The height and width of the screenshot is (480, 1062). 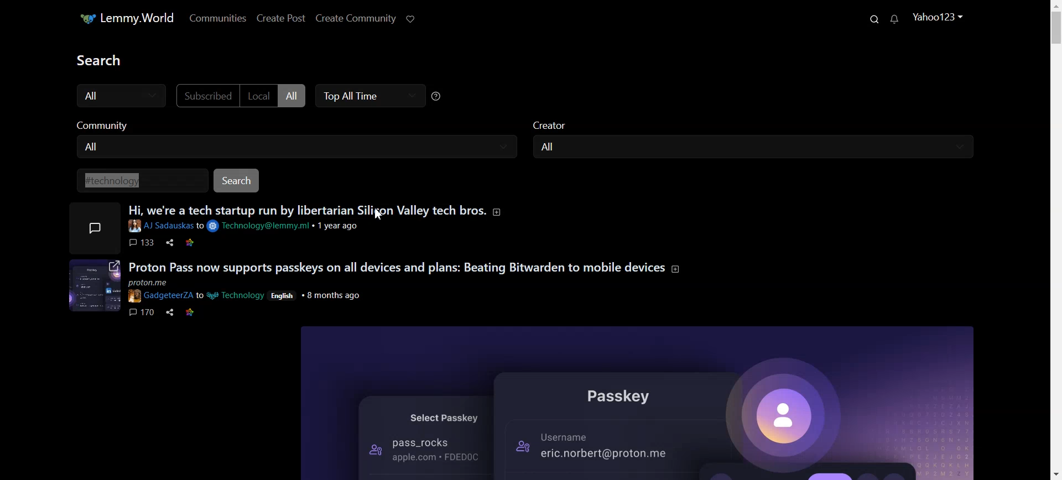 I want to click on link, so click(x=191, y=244).